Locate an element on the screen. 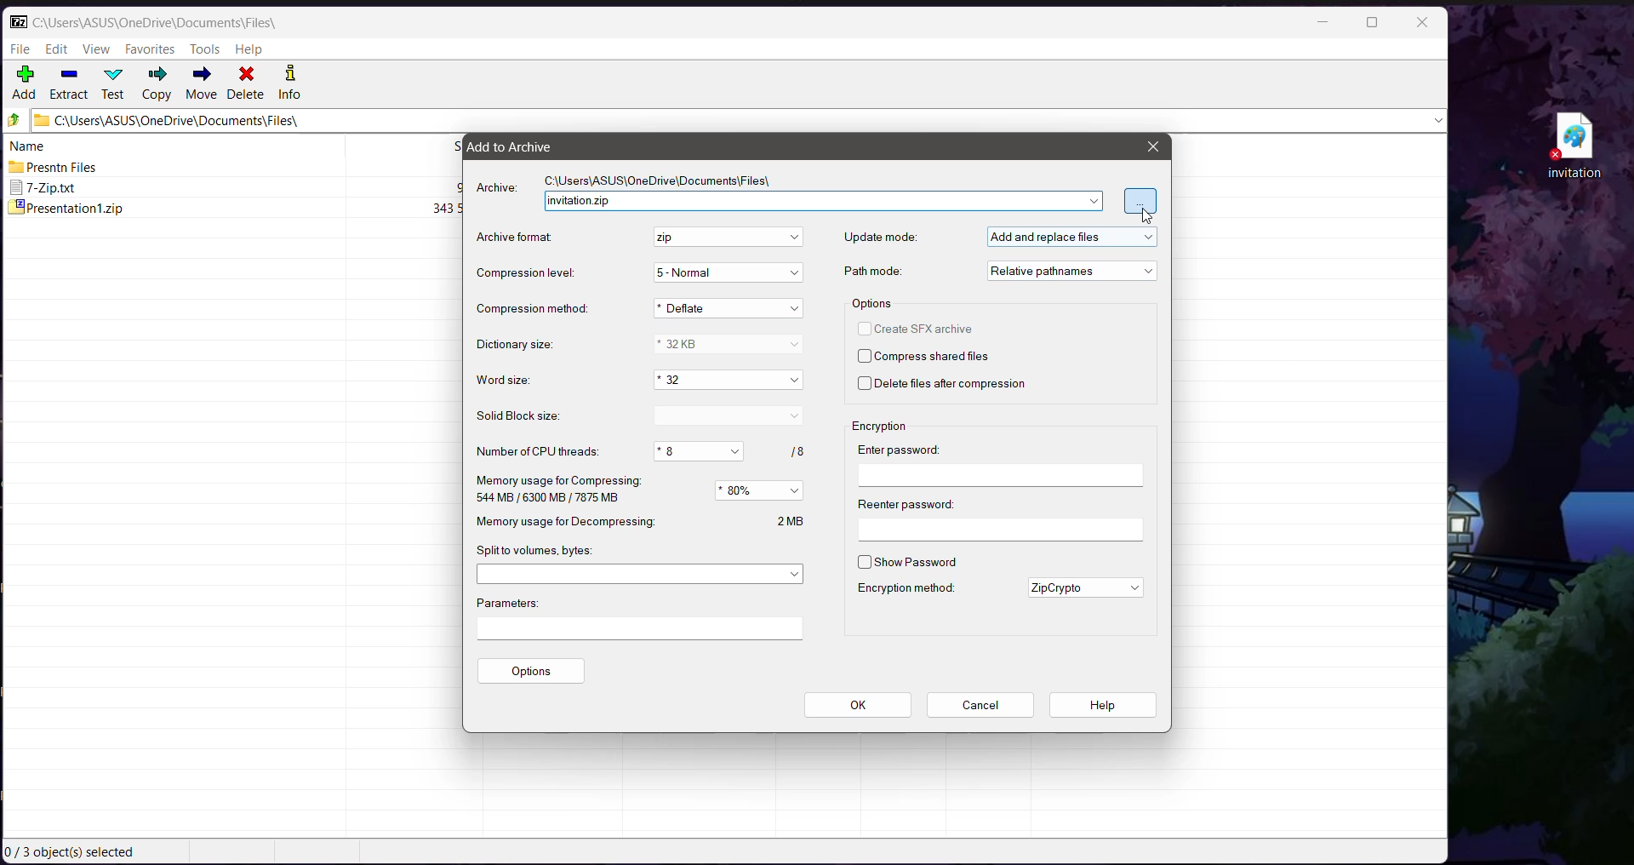  Number of CPU threads is located at coordinates (536, 451).